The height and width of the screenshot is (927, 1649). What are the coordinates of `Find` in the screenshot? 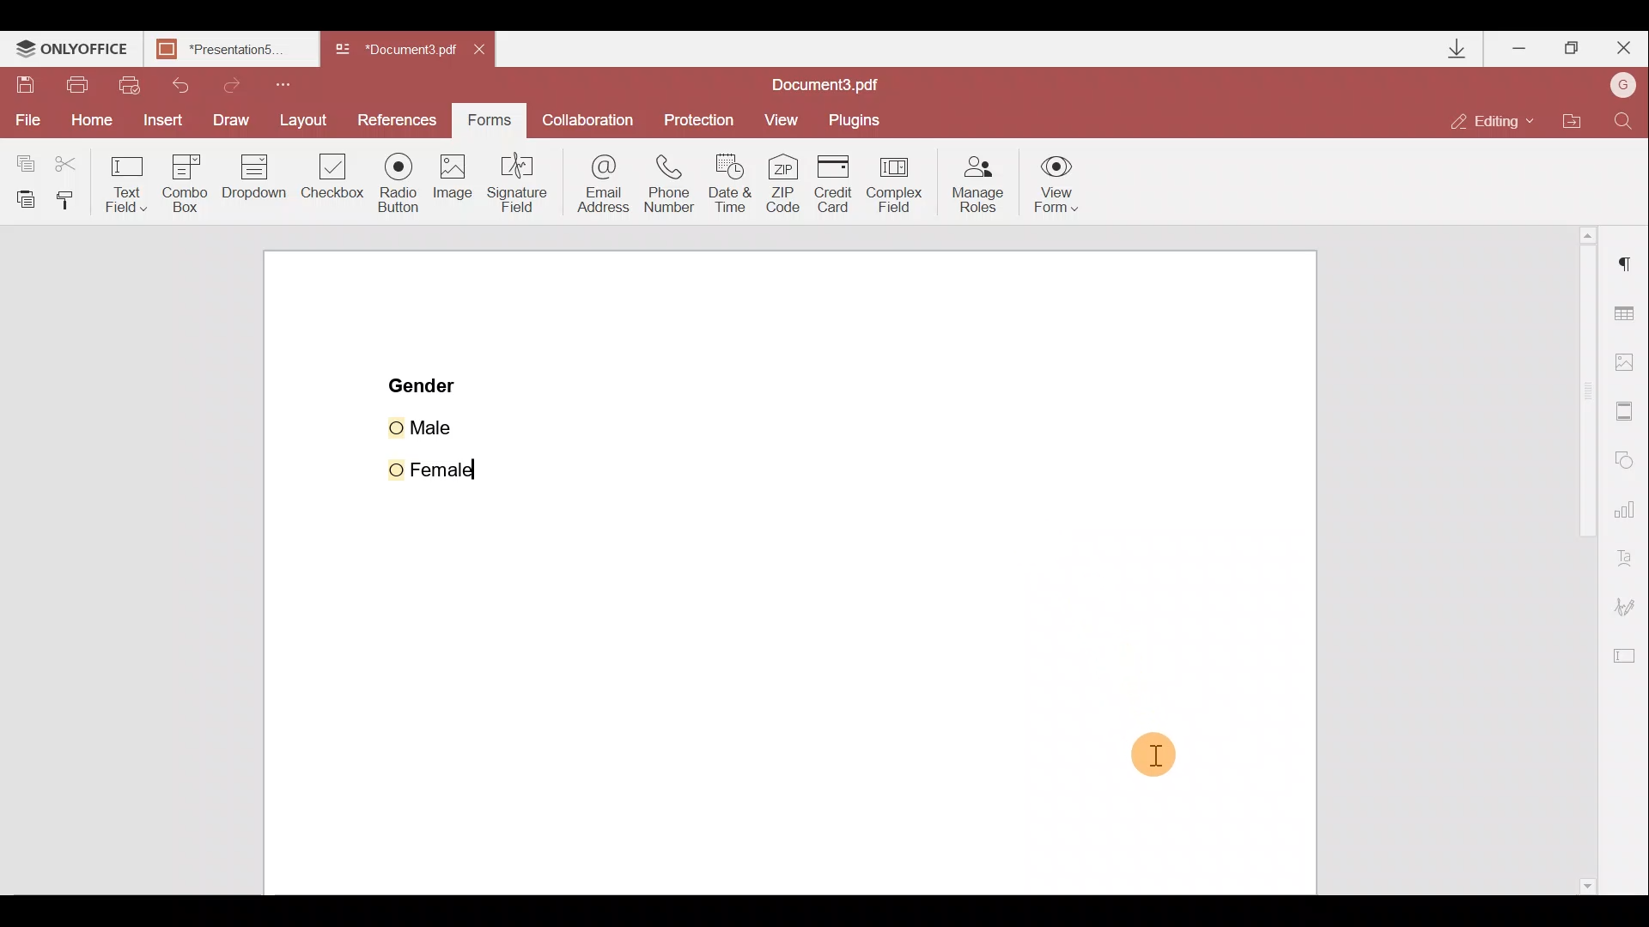 It's located at (1624, 118).